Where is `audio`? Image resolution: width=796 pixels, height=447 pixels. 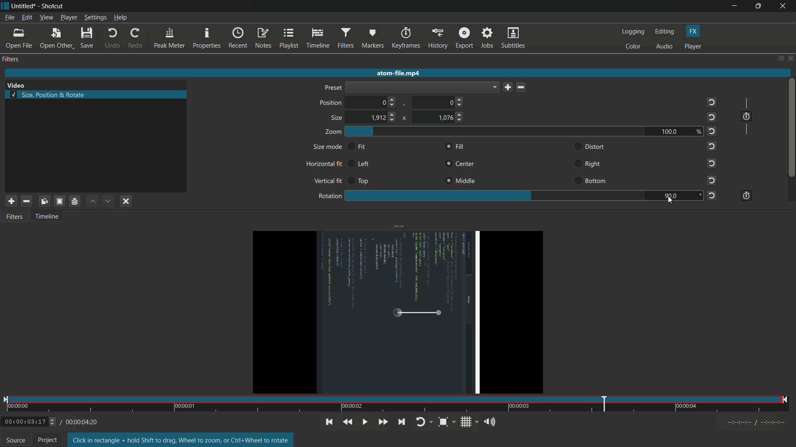 audio is located at coordinates (665, 47).